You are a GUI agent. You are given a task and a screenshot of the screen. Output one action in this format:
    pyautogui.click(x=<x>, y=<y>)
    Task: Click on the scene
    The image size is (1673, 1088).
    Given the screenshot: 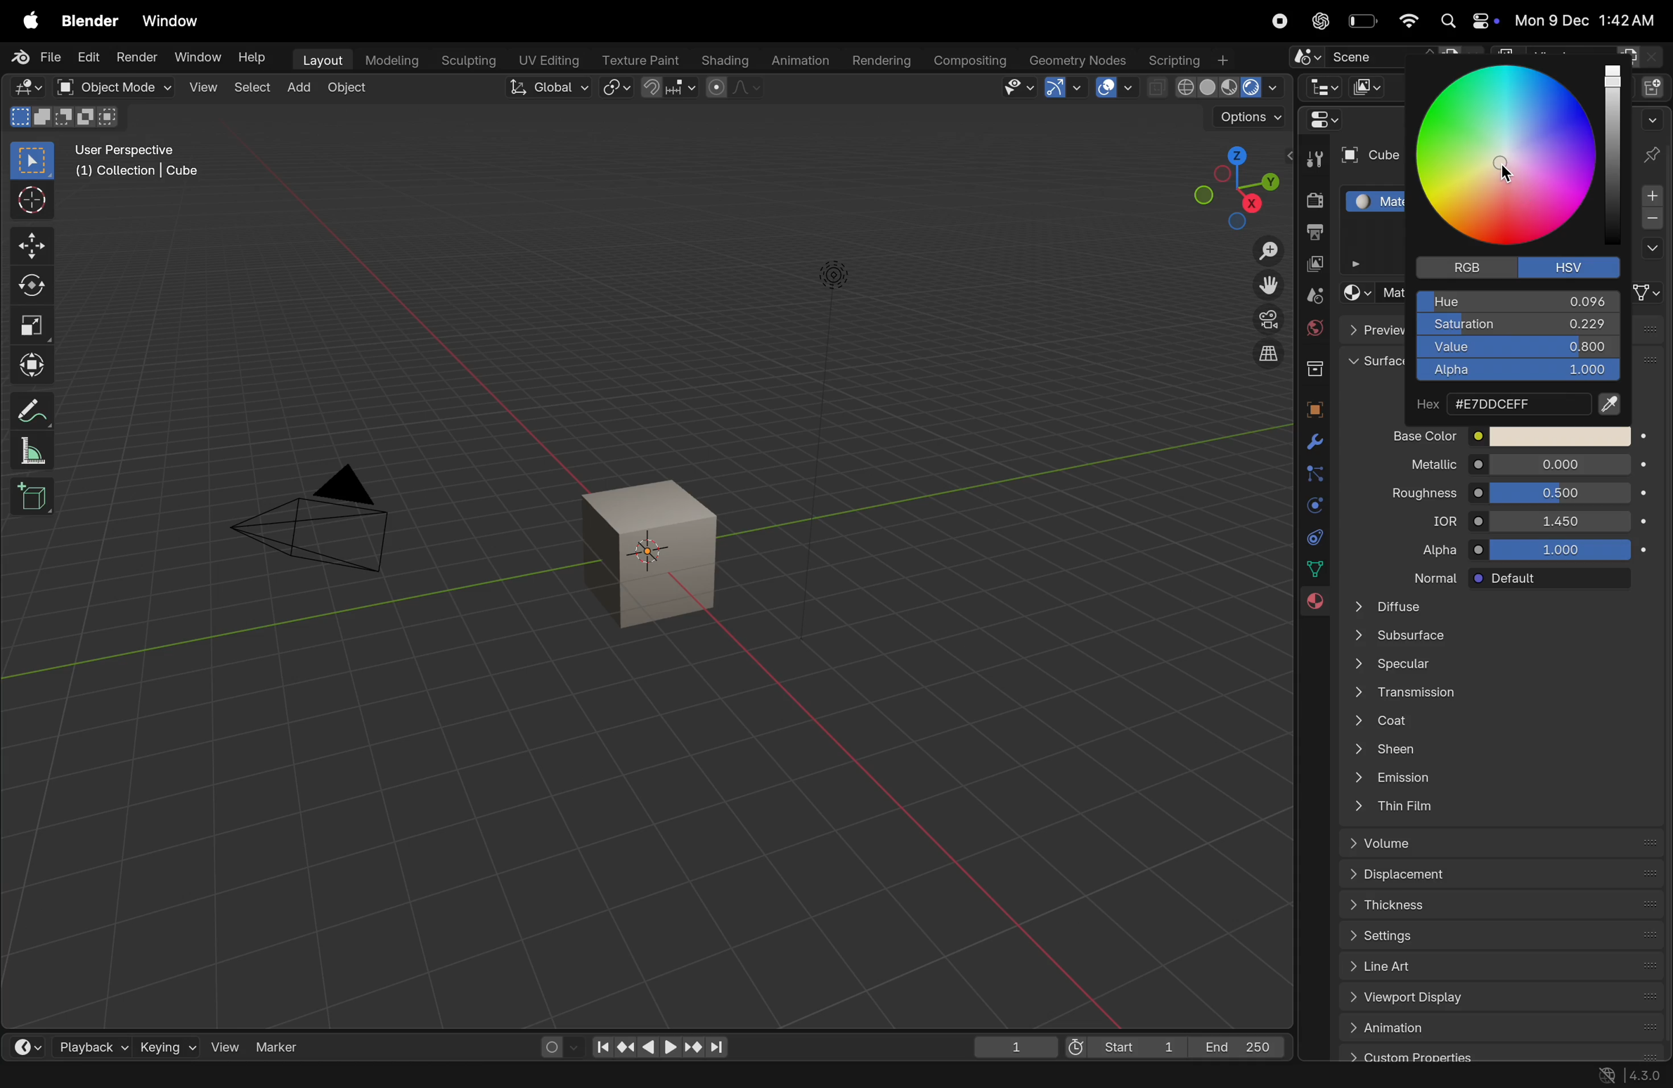 What is the action you would take?
    pyautogui.click(x=1378, y=54)
    